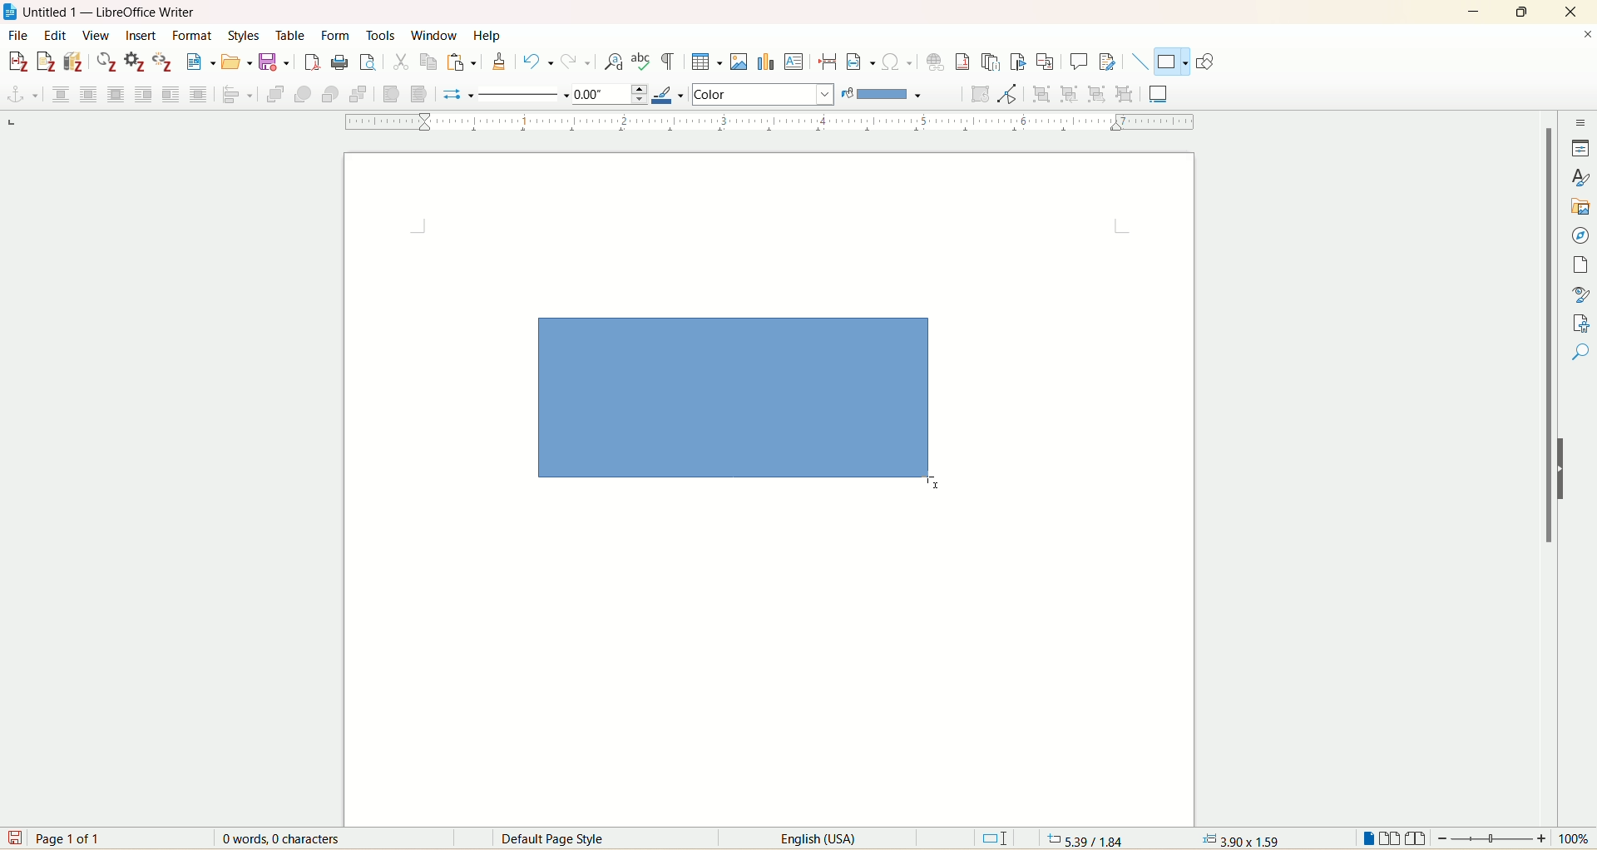  Describe the element at coordinates (329, 95) in the screenshot. I see `back one` at that location.